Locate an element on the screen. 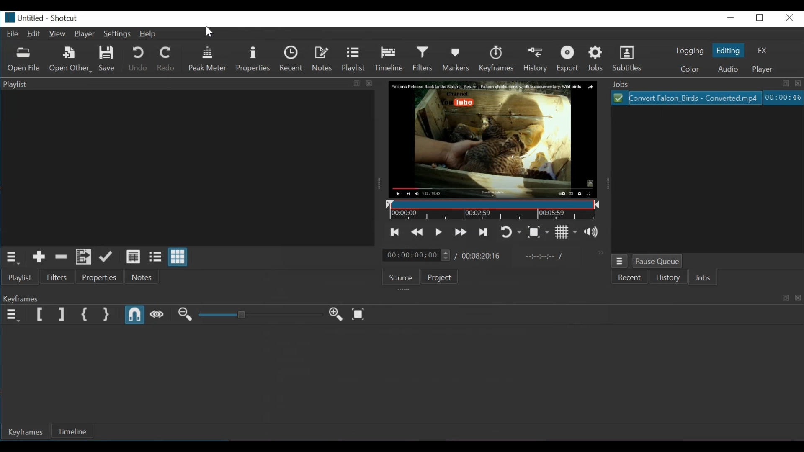 The height and width of the screenshot is (452, 804). Untitled-Shortcut(File details) is located at coordinates (47, 18).